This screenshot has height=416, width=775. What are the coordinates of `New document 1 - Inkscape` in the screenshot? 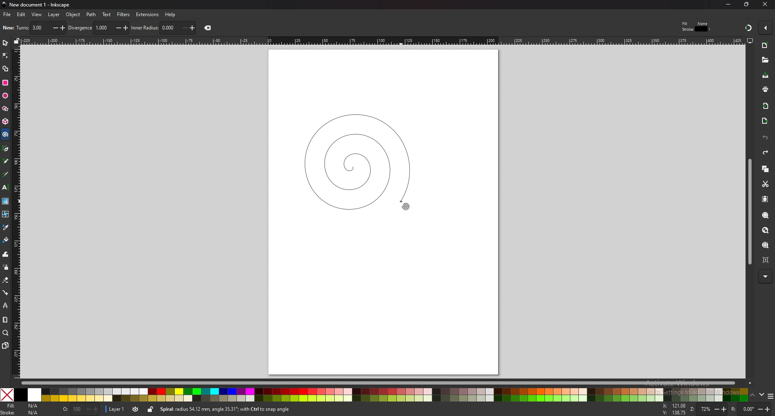 It's located at (36, 5).